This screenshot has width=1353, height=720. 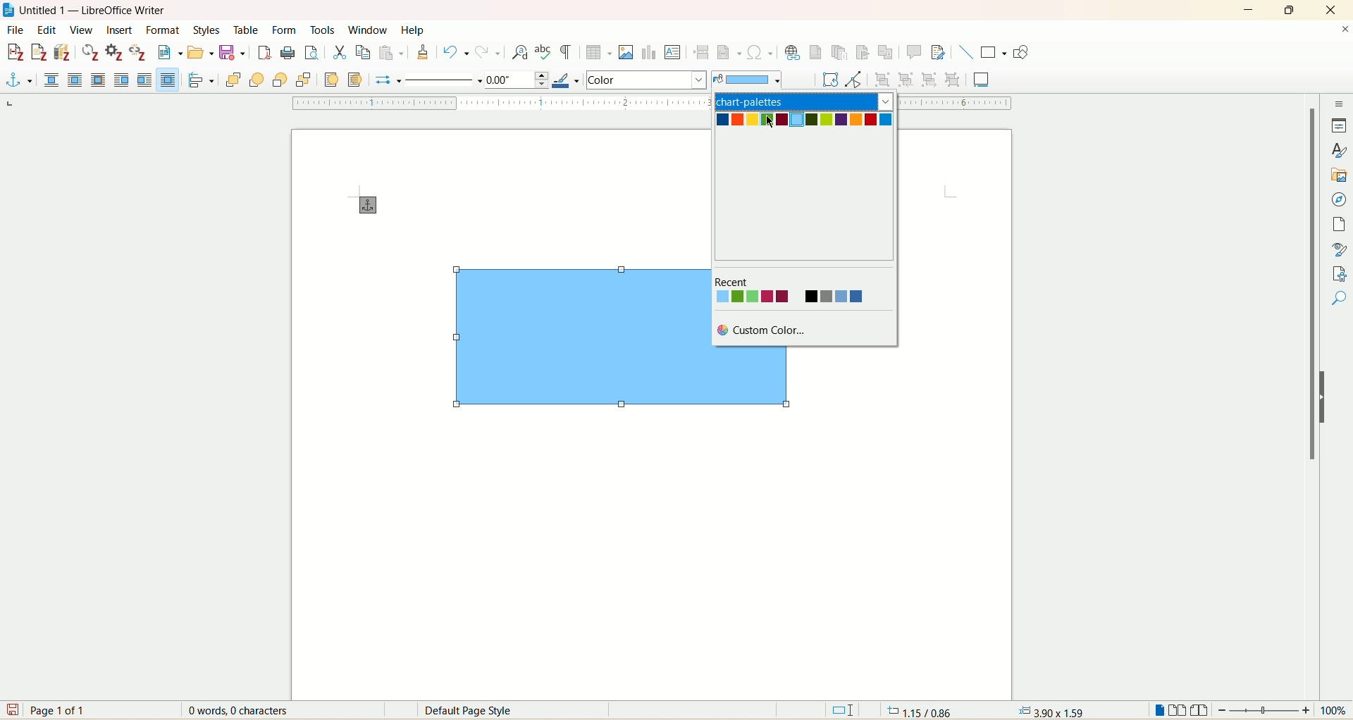 I want to click on edit, so click(x=44, y=30).